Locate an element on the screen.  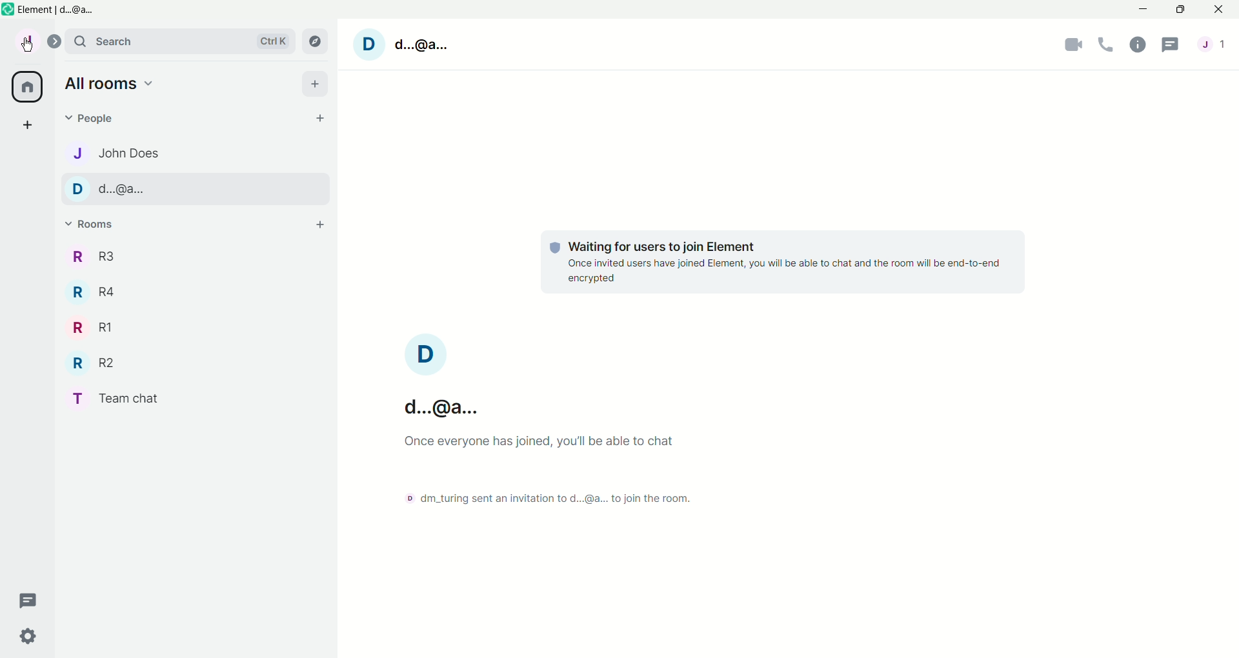
Video call is located at coordinates (1073, 46).